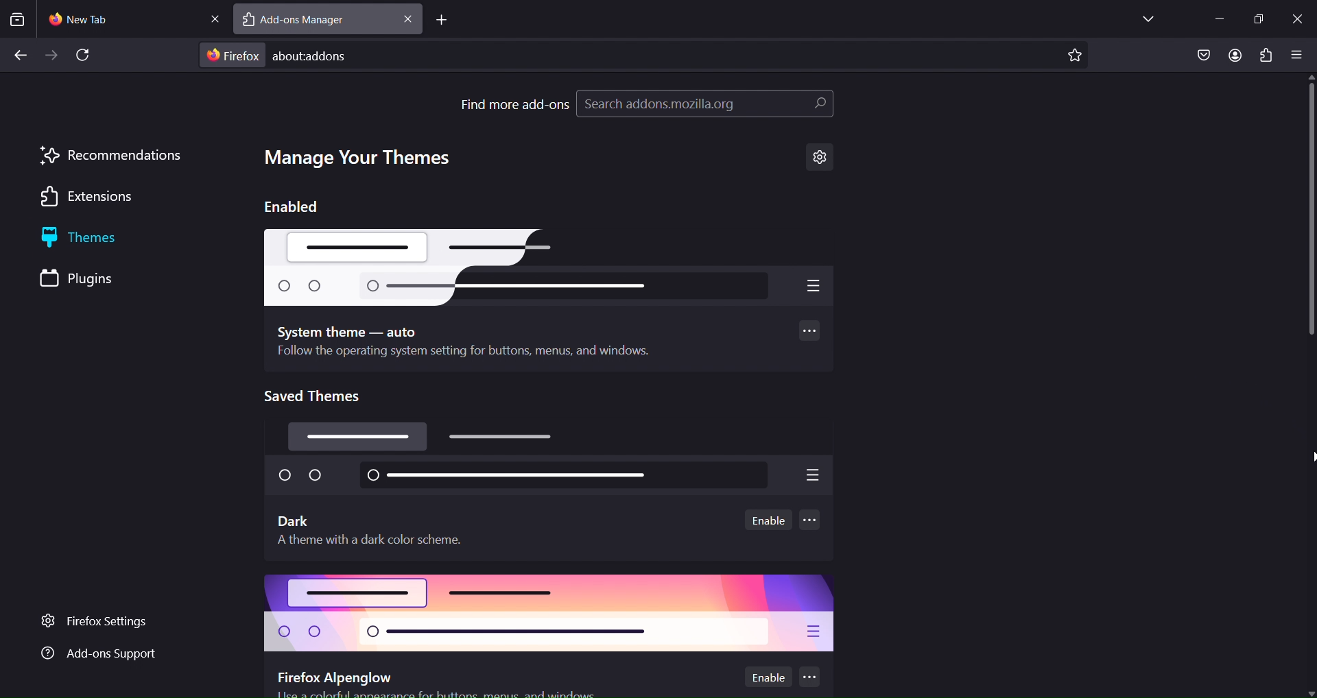  Describe the element at coordinates (770, 520) in the screenshot. I see `enable` at that location.